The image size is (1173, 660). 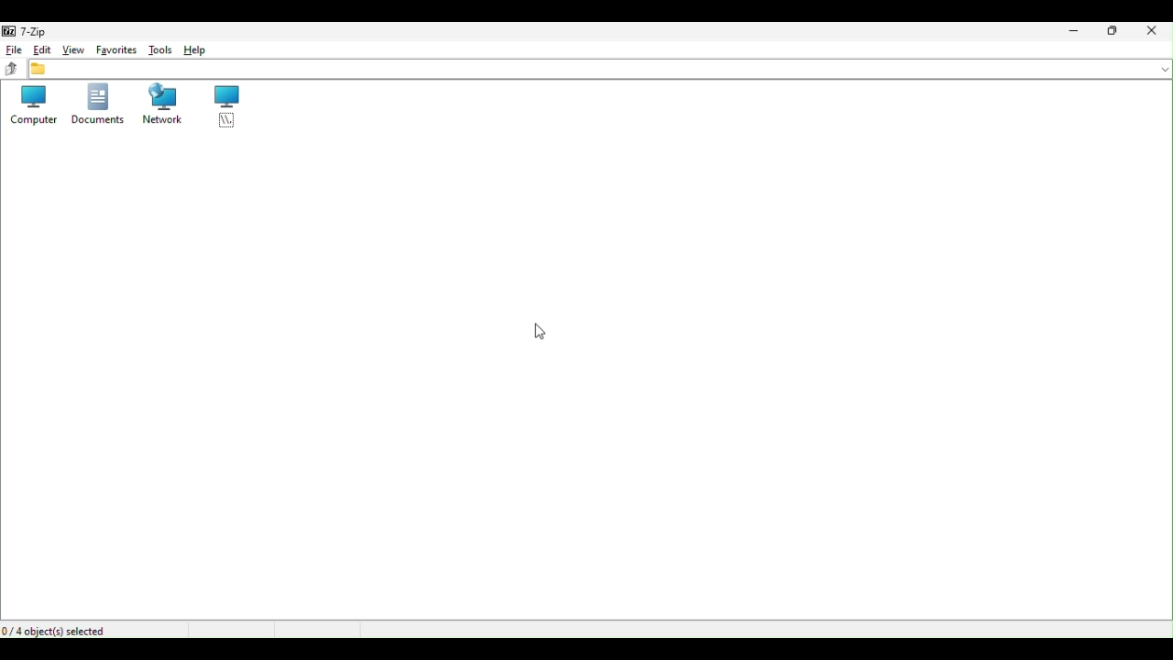 What do you see at coordinates (28, 29) in the screenshot?
I see `7 zip ` at bounding box center [28, 29].